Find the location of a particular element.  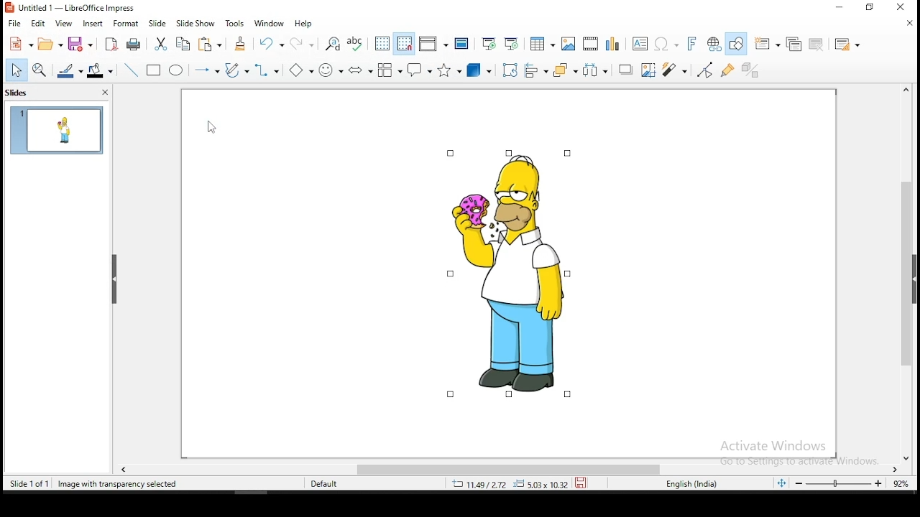

lines and arrows is located at coordinates (208, 71).